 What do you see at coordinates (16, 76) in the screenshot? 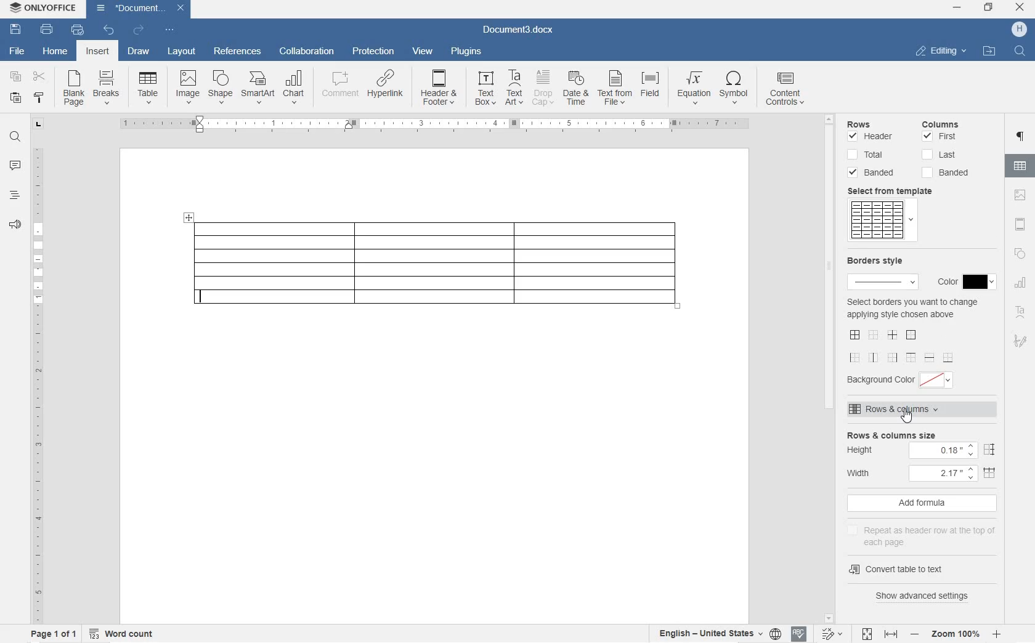
I see `COPY` at bounding box center [16, 76].